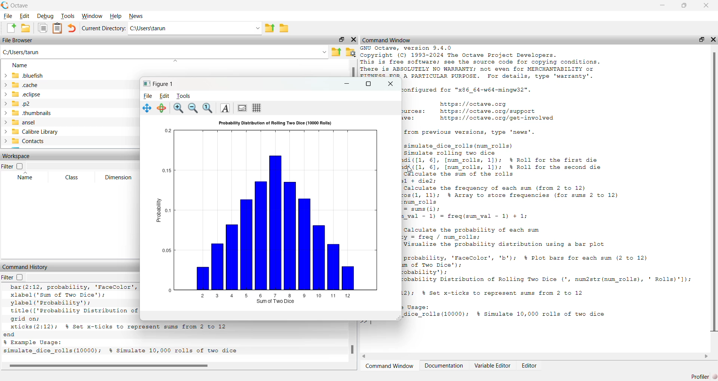 The height and width of the screenshot is (381, 718). Describe the element at coordinates (713, 39) in the screenshot. I see `close` at that location.